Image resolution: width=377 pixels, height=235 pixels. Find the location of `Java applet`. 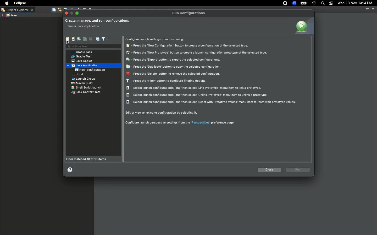

Java applet is located at coordinates (82, 61).